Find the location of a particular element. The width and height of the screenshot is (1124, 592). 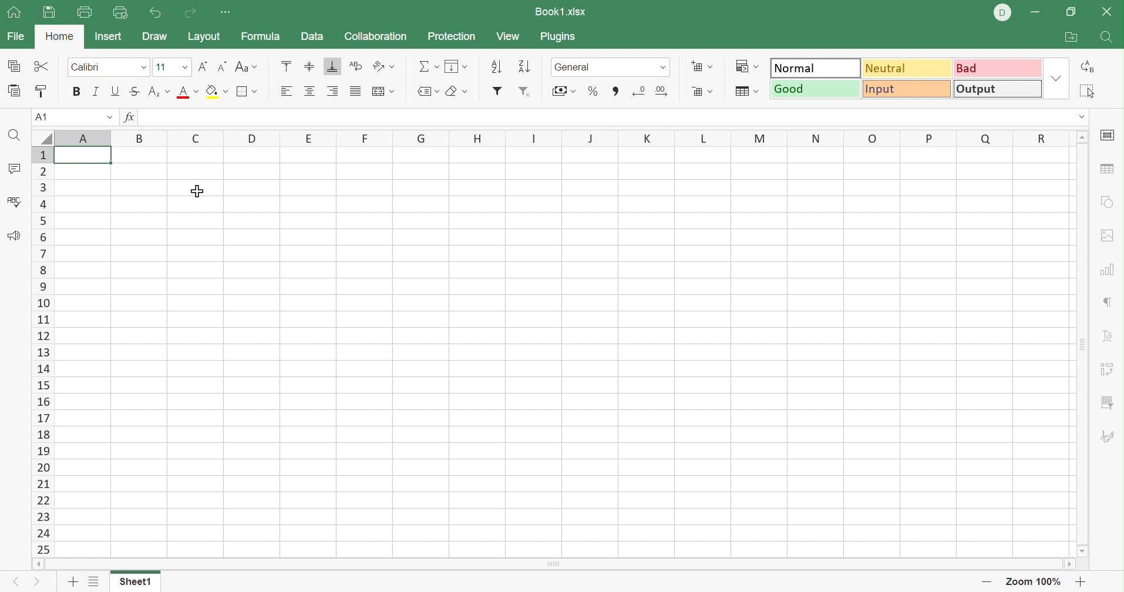

Neutral is located at coordinates (907, 68).